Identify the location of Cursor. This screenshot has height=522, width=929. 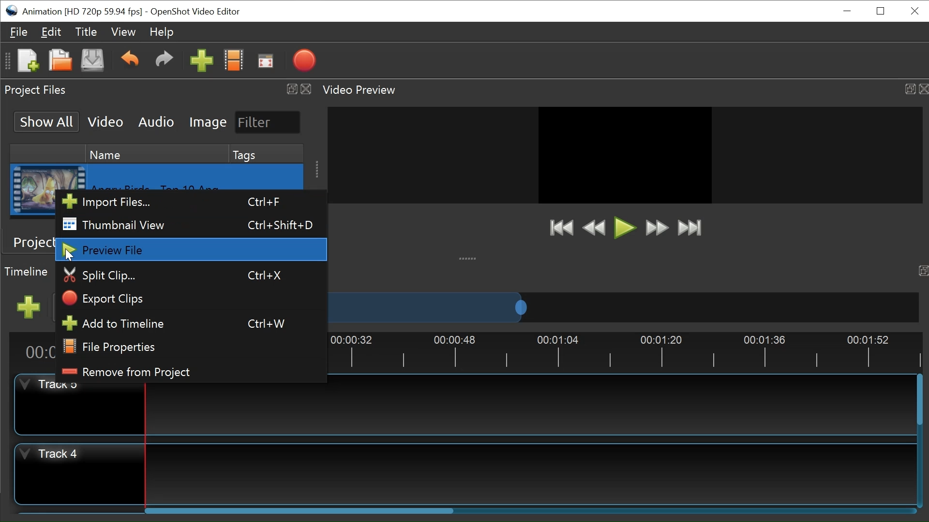
(71, 254).